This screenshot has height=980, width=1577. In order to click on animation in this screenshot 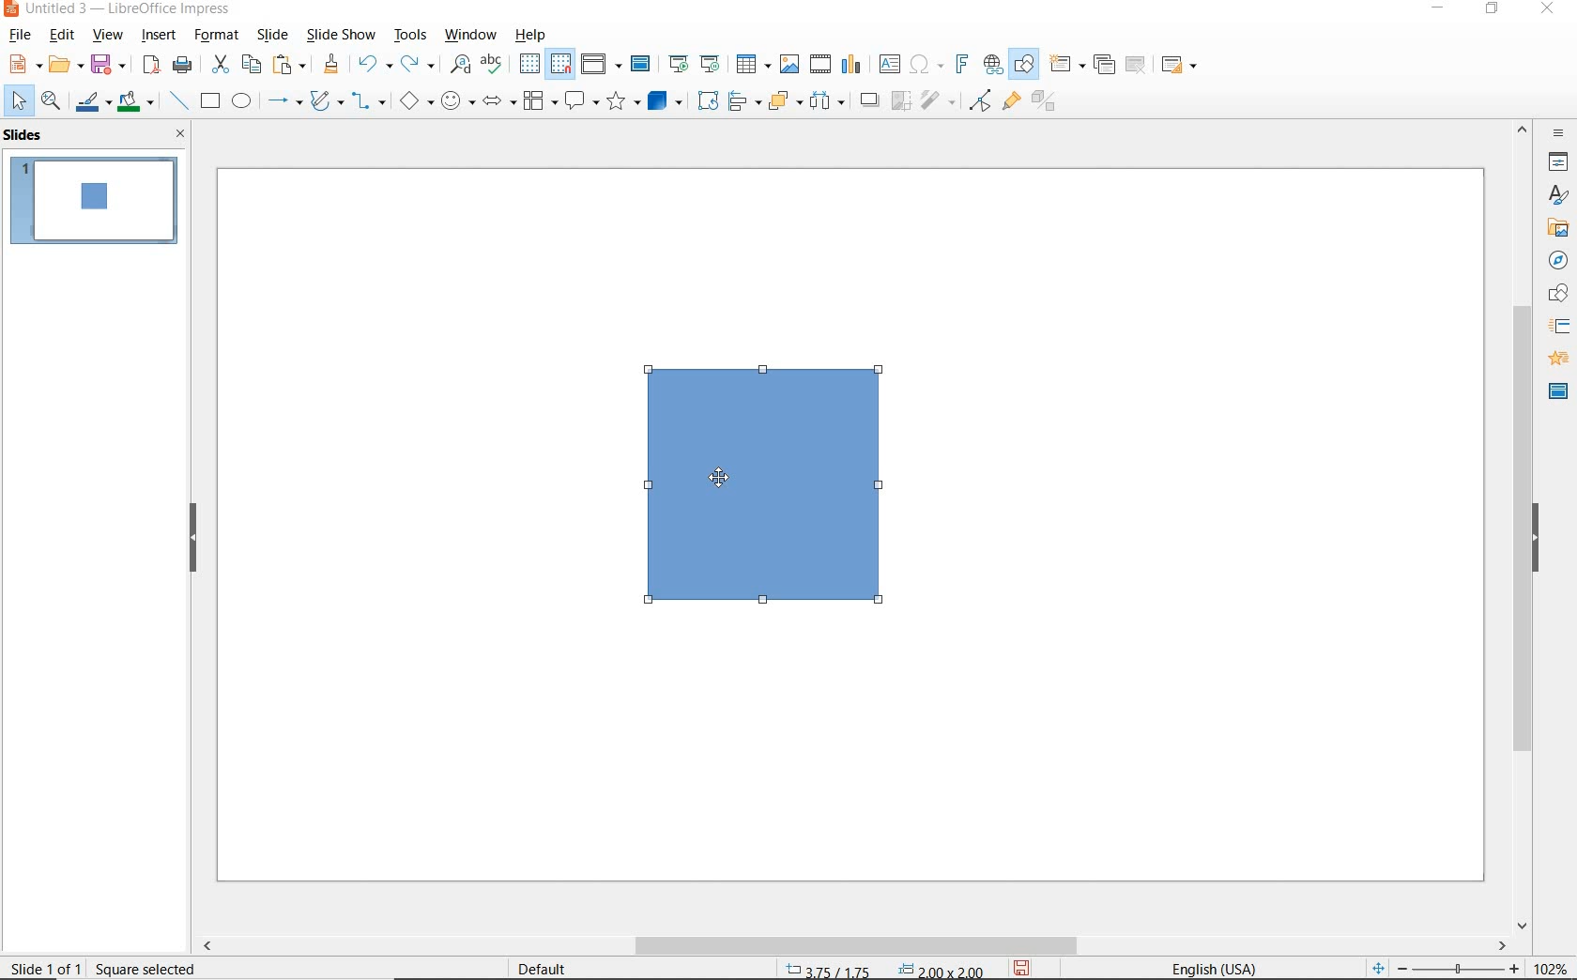, I will do `click(1555, 358)`.